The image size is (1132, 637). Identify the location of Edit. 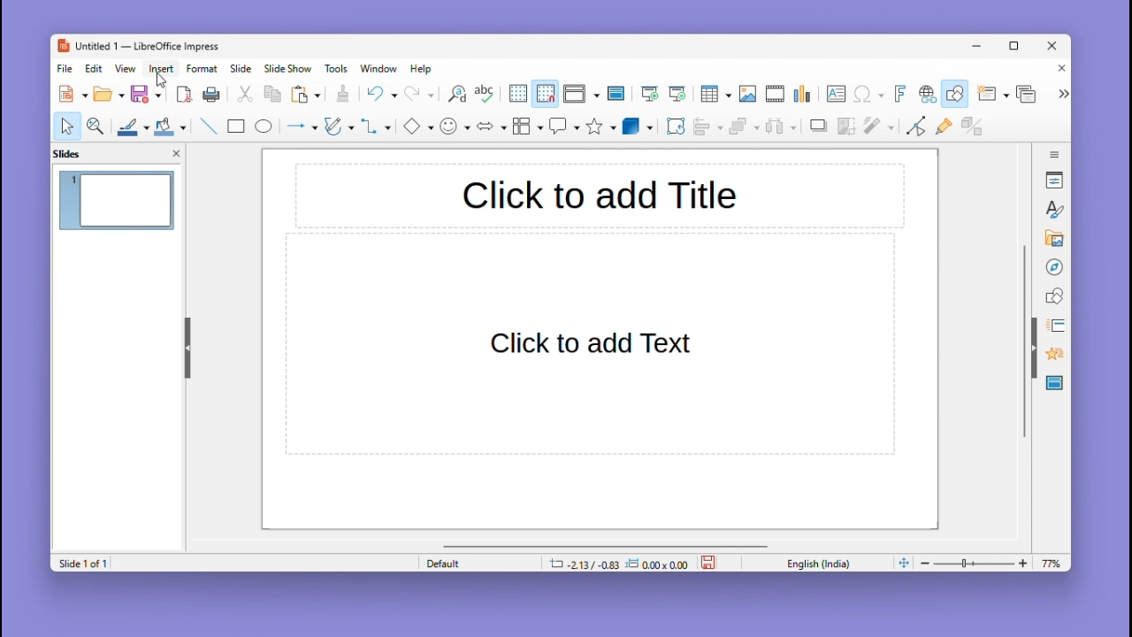
(96, 68).